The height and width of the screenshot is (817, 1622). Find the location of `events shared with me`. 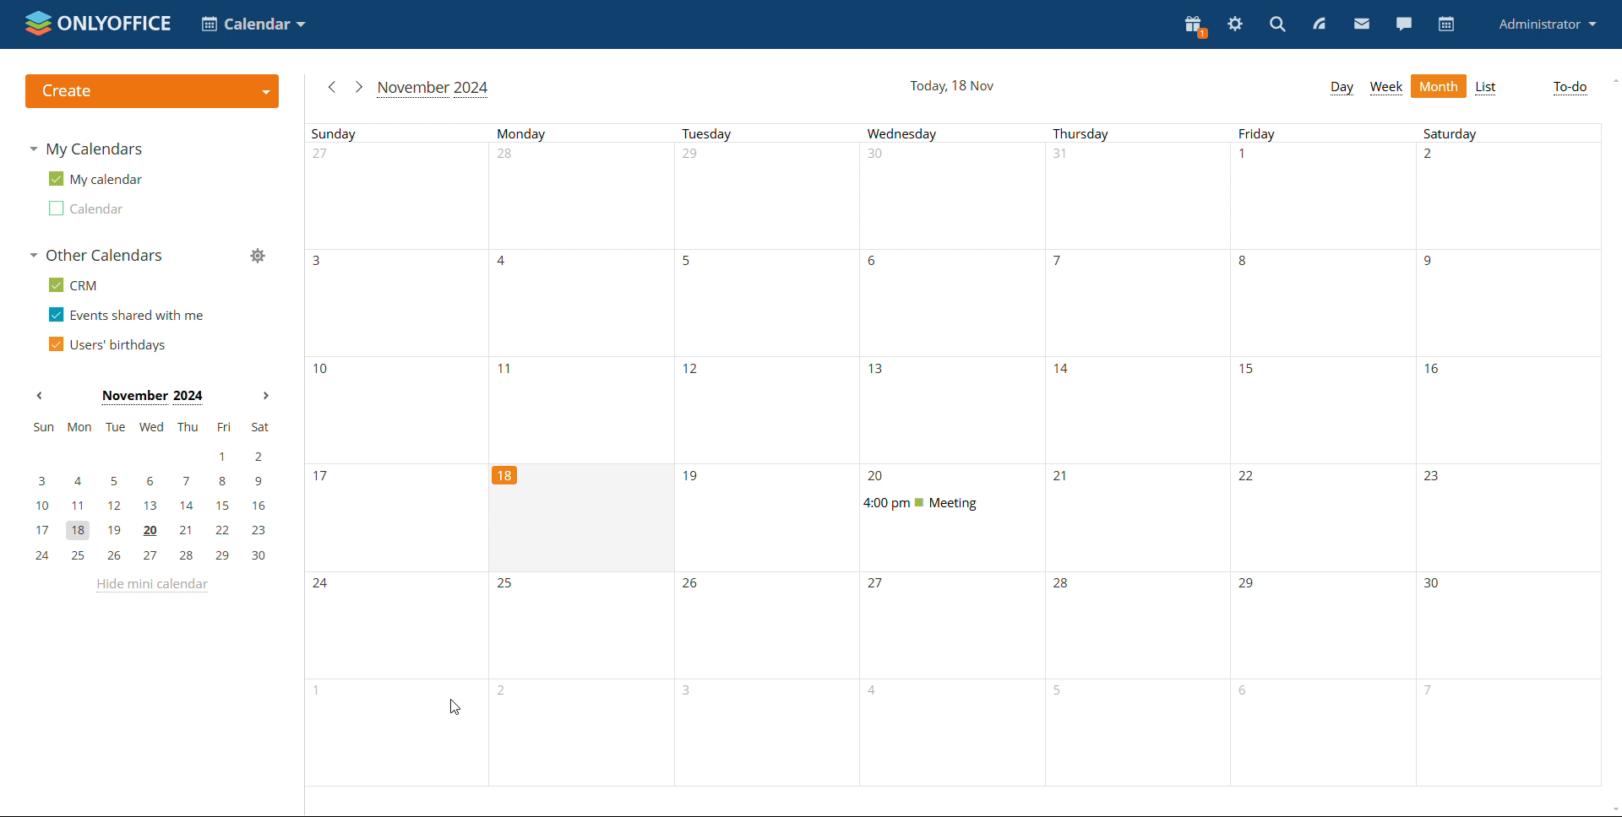

events shared with me is located at coordinates (127, 314).